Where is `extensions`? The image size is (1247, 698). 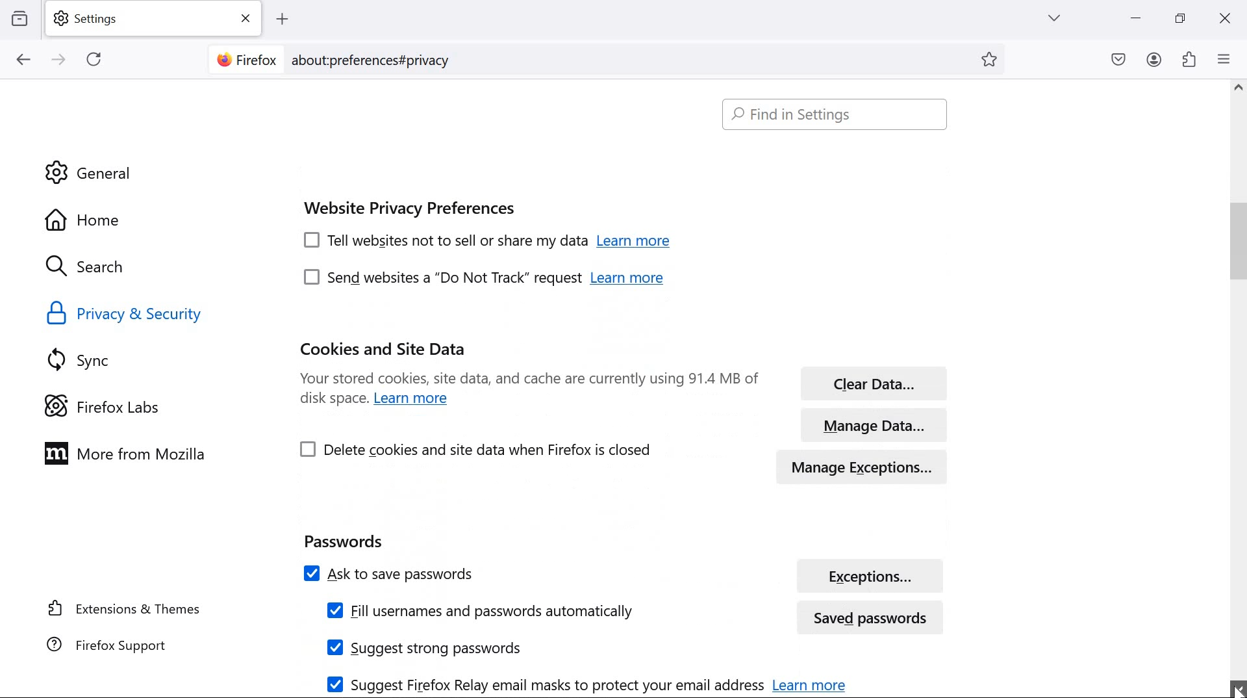
extensions is located at coordinates (1190, 58).